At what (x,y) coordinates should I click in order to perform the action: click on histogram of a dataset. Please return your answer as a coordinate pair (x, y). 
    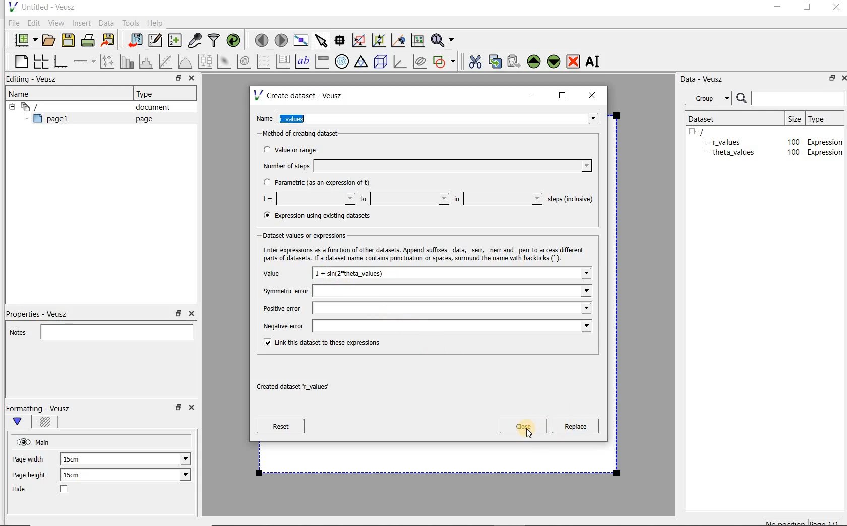
    Looking at the image, I should click on (147, 61).